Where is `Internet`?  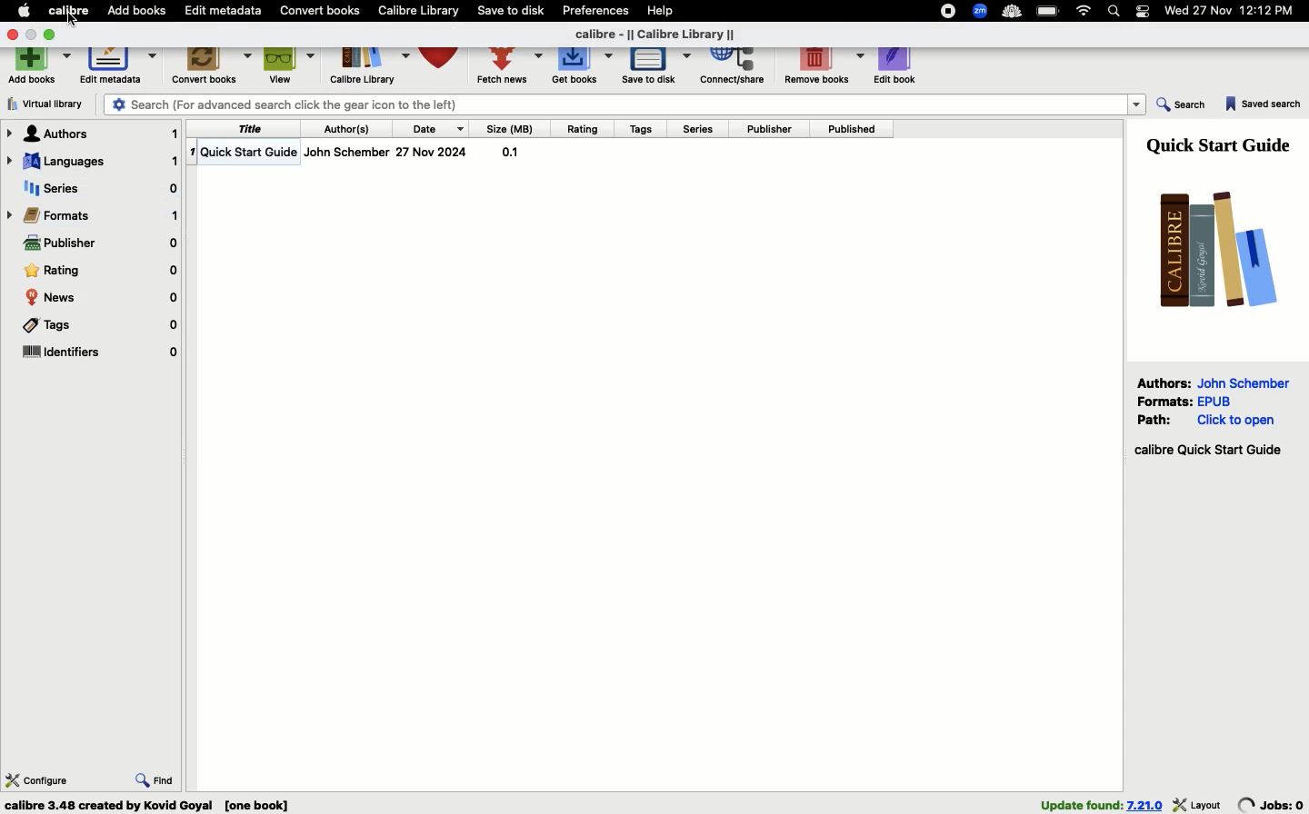 Internet is located at coordinates (1084, 11).